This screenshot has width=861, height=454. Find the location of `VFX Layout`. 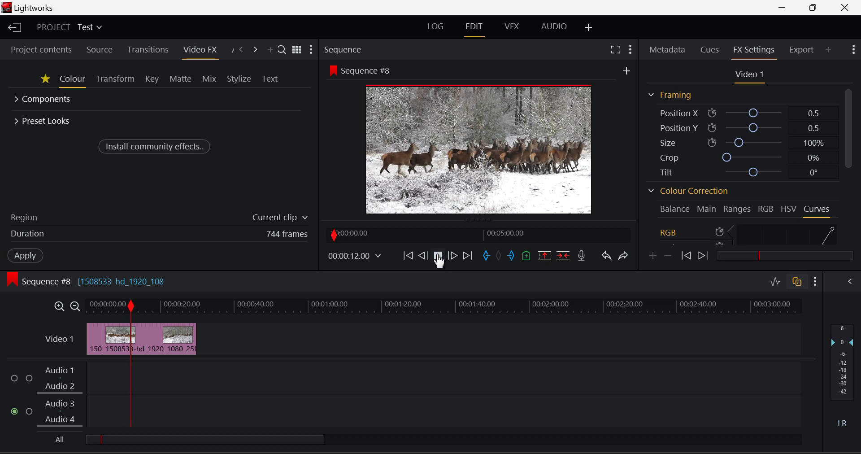

VFX Layout is located at coordinates (511, 27).